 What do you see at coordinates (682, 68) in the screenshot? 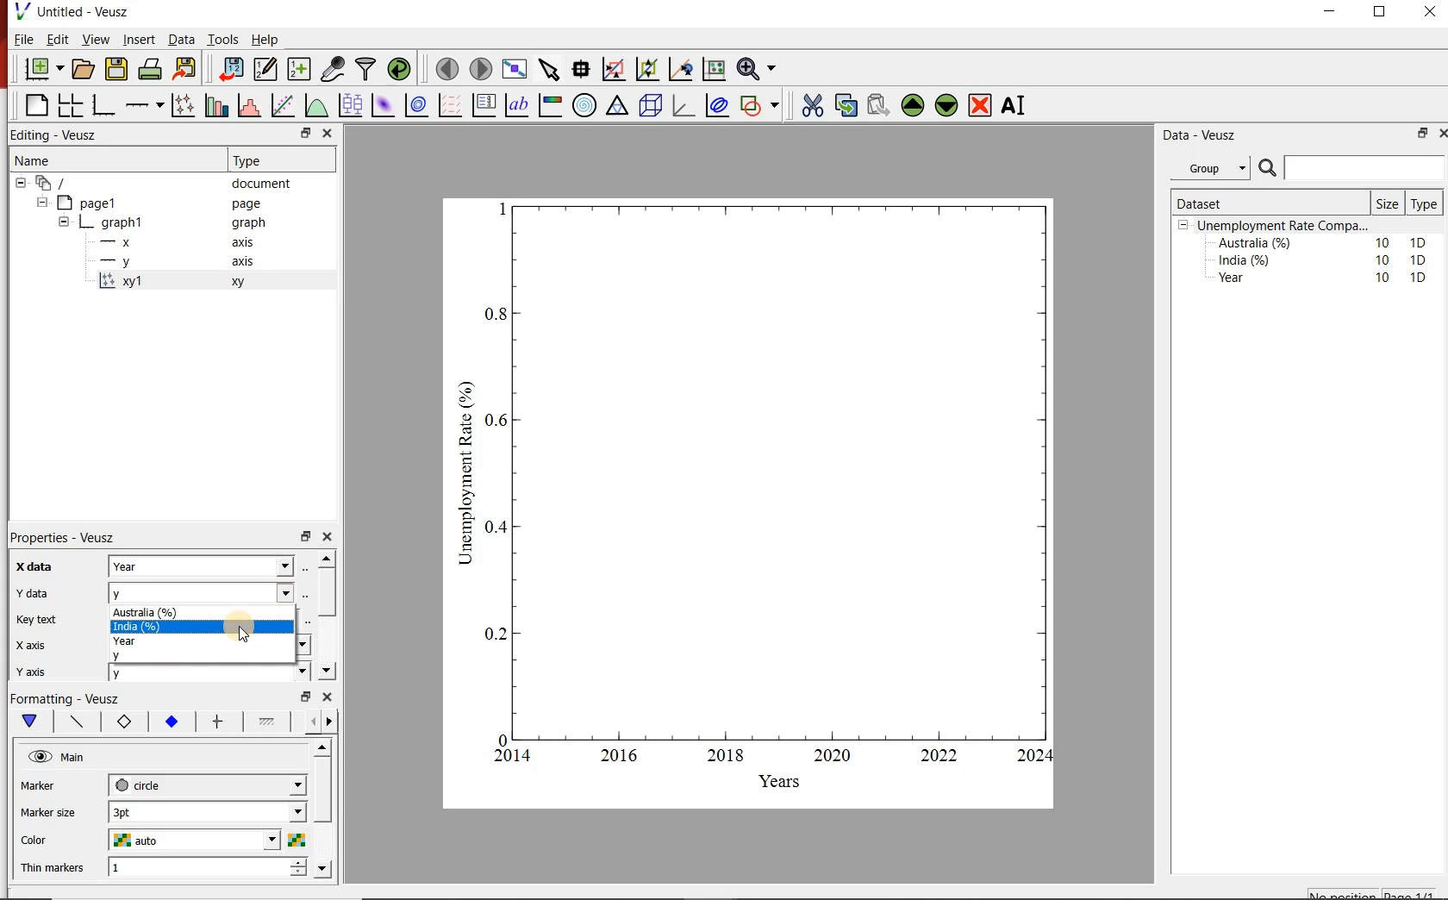
I see `click to recenter graph axes` at bounding box center [682, 68].